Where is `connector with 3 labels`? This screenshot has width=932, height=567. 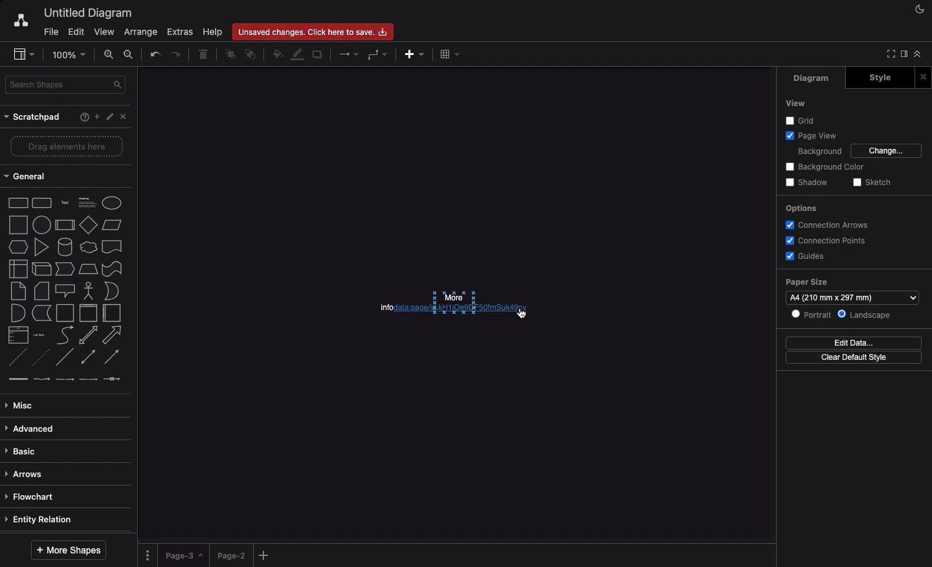
connector with 3 labels is located at coordinates (89, 379).